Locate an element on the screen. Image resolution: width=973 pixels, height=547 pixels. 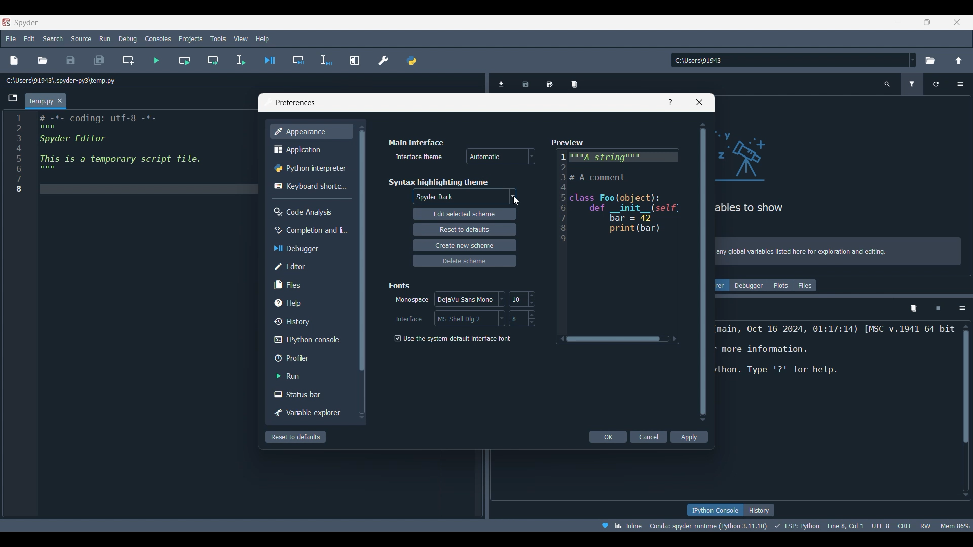
Close interface is located at coordinates (957, 22).